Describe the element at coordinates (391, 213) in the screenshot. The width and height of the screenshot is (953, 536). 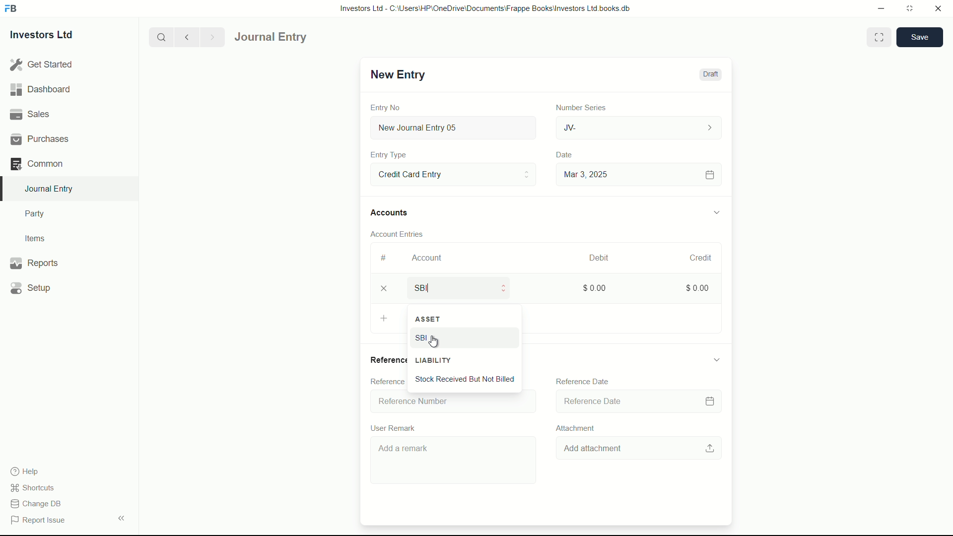
I see `Accounts` at that location.